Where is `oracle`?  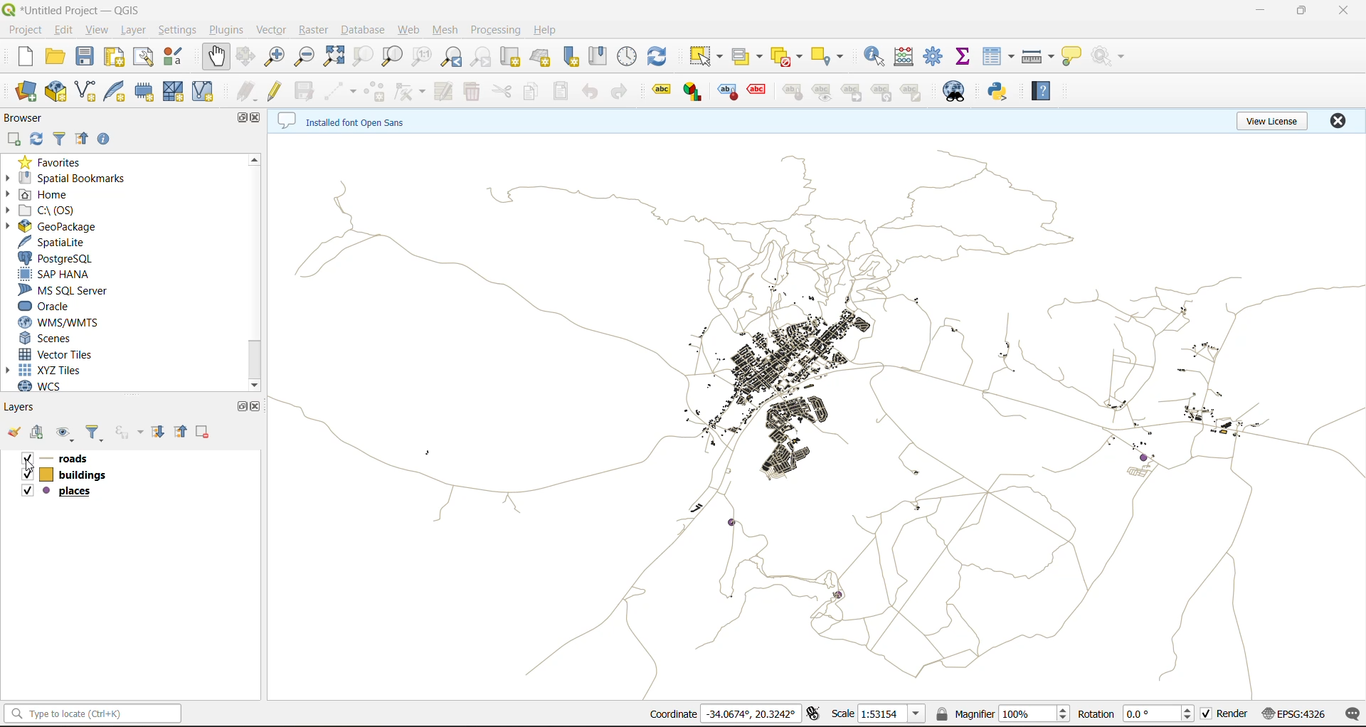 oracle is located at coordinates (68, 307).